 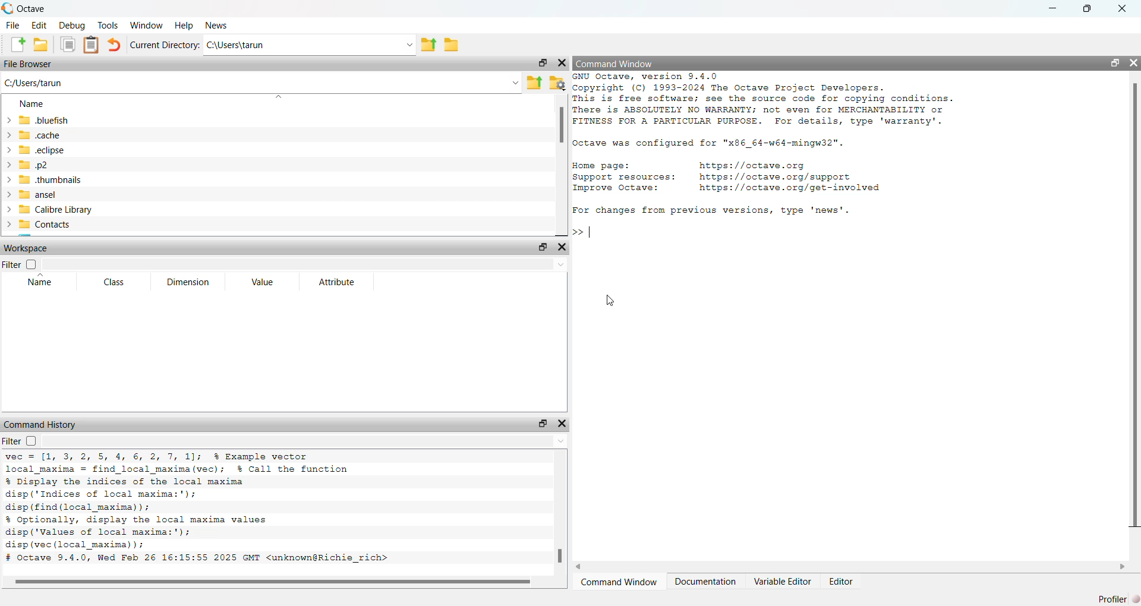 What do you see at coordinates (37, 195) in the screenshot?
I see `ansel` at bounding box center [37, 195].